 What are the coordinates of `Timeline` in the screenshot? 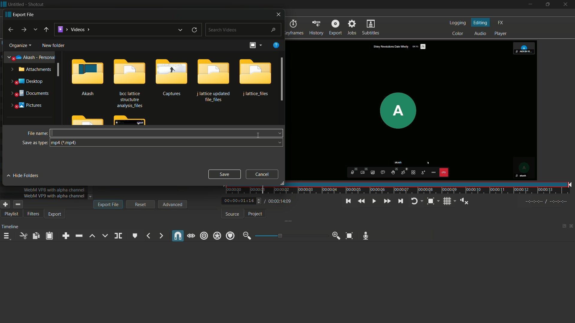 It's located at (11, 226).